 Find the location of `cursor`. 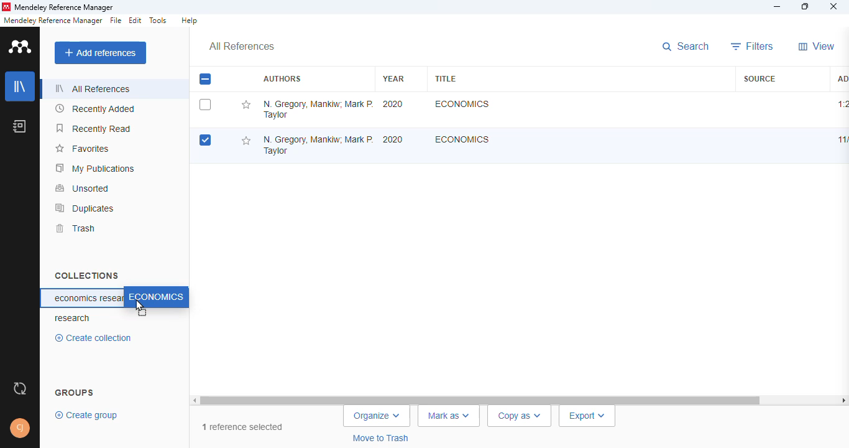

cursor is located at coordinates (142, 307).